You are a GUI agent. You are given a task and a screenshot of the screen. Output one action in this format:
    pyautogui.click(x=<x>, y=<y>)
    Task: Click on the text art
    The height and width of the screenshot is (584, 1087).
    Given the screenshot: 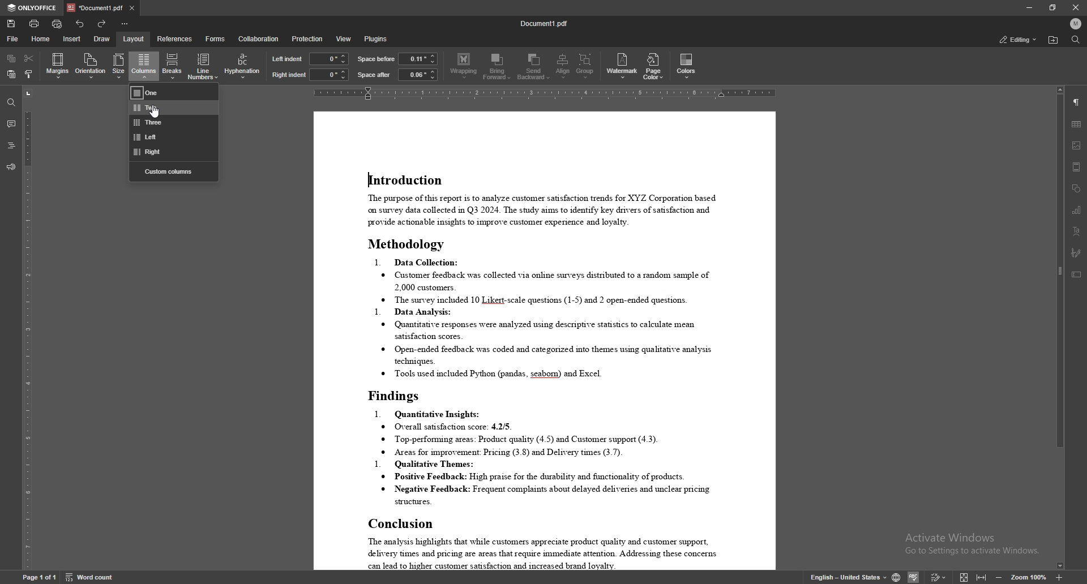 What is the action you would take?
    pyautogui.click(x=1077, y=231)
    